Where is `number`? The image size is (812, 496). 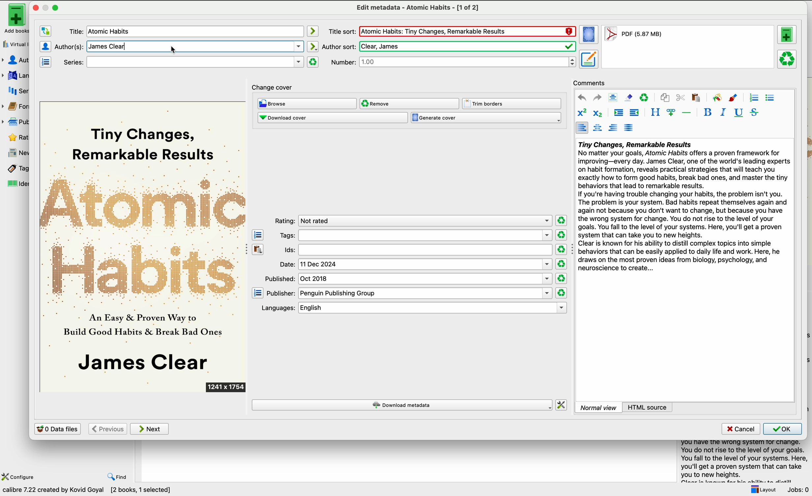 number is located at coordinates (454, 62).